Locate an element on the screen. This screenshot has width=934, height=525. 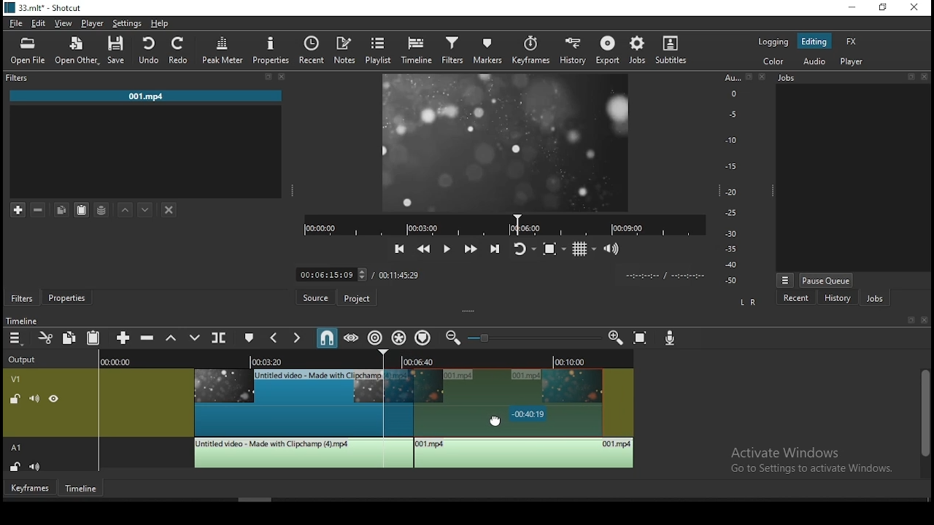
video progress bar is located at coordinates (504, 224).